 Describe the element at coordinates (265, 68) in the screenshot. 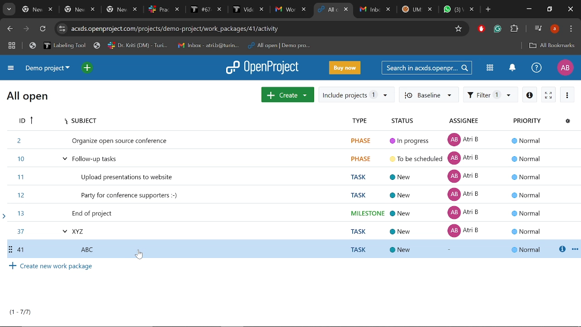

I see `Open project logo` at that location.